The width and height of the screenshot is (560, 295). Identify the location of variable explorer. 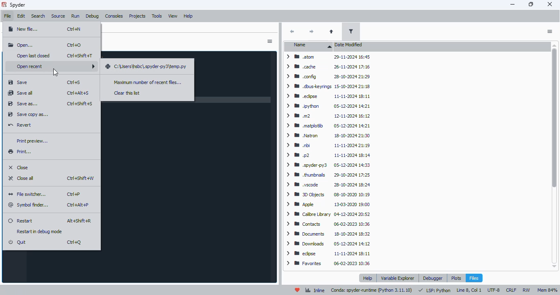
(398, 278).